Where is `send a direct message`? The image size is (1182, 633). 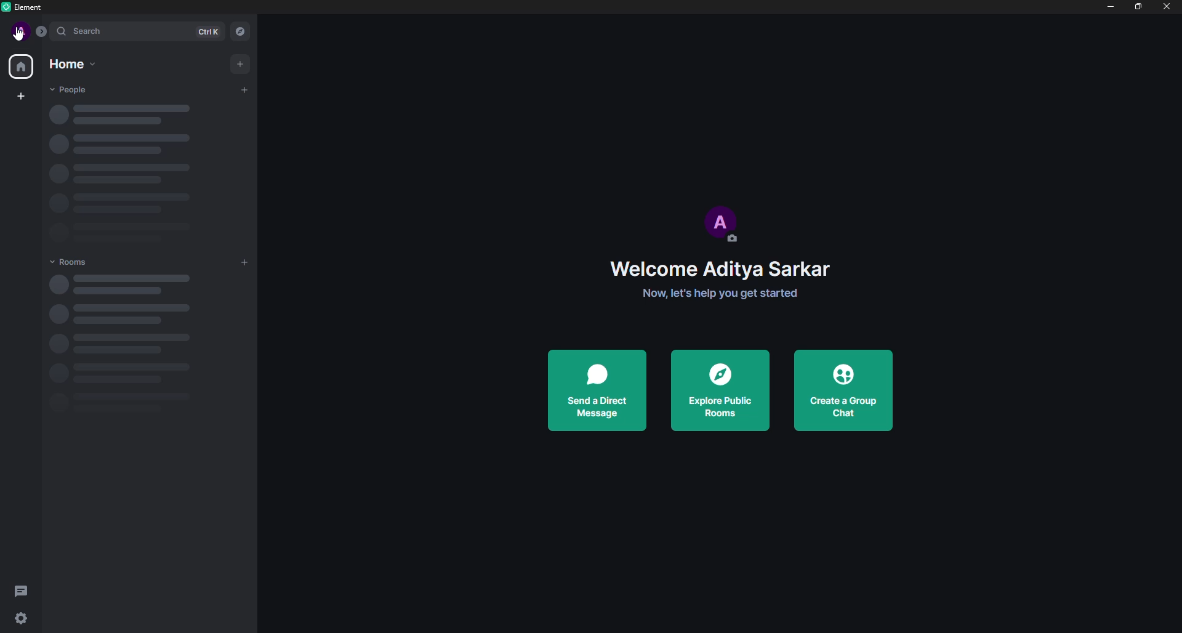
send a direct message is located at coordinates (597, 392).